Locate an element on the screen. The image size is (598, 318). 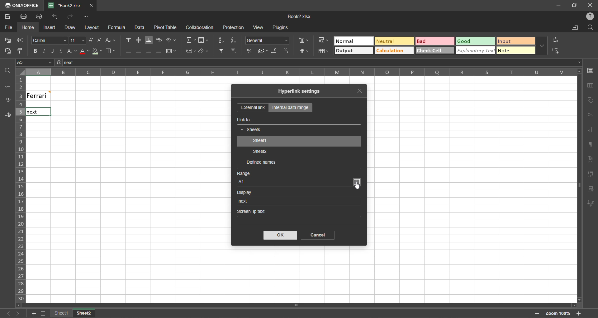
sort ascending is located at coordinates (221, 40).